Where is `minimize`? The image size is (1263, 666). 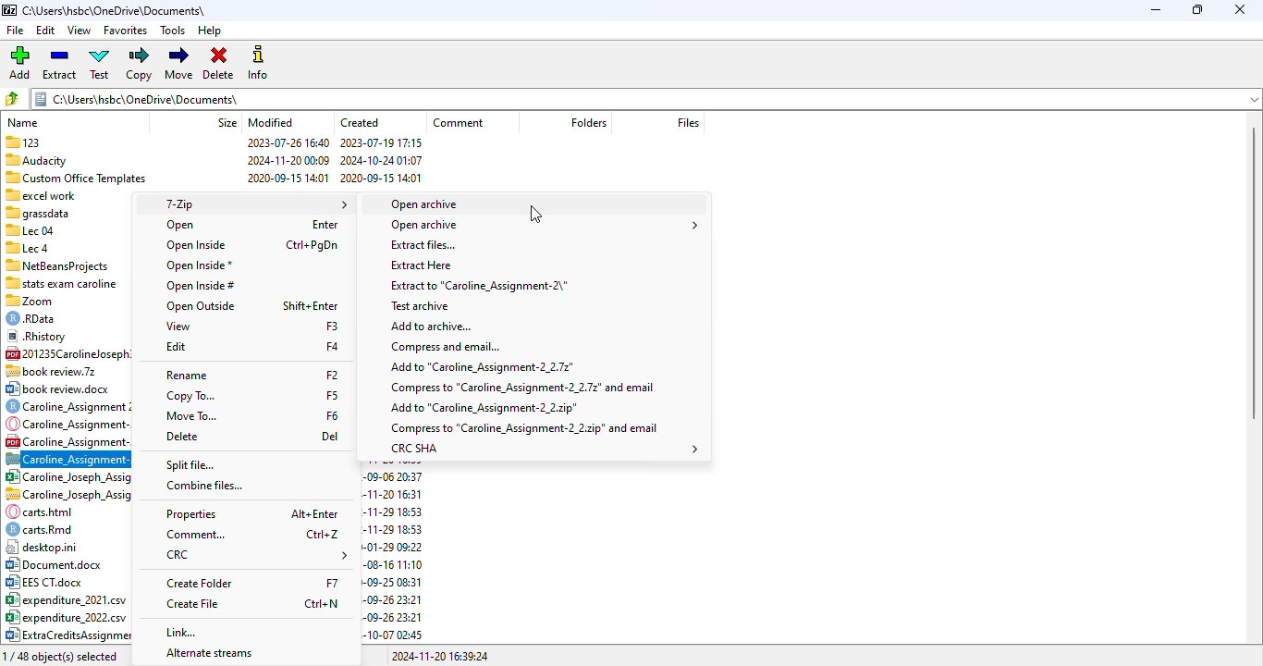
minimize is located at coordinates (1156, 10).